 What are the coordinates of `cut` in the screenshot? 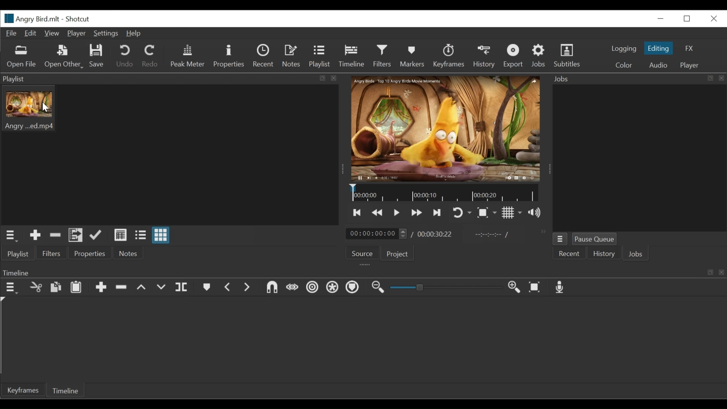 It's located at (35, 287).